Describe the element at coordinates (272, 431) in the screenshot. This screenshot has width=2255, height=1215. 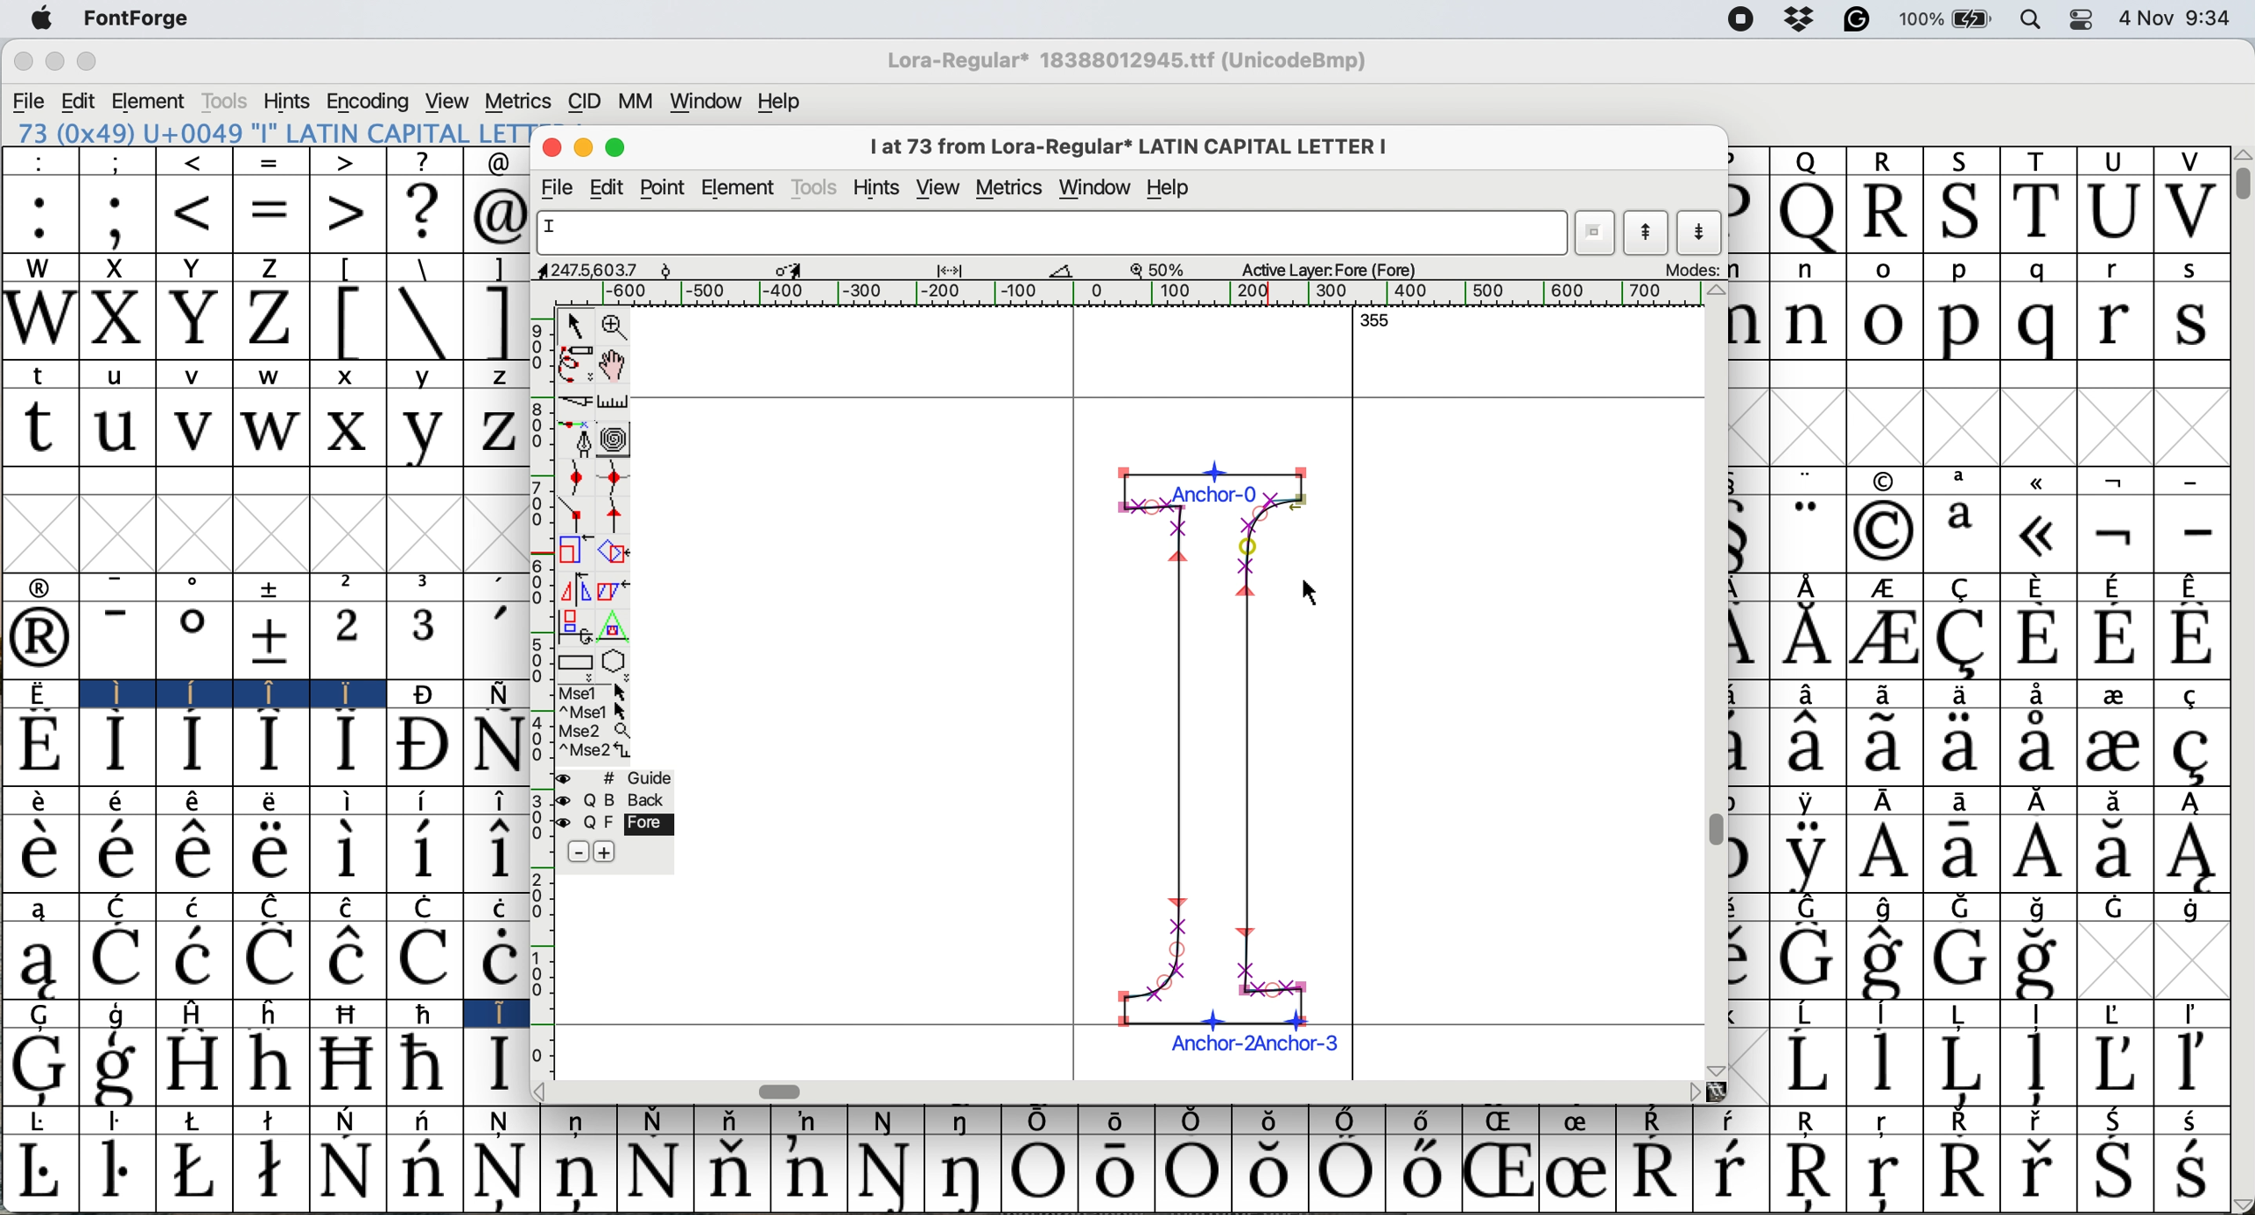
I see `w` at that location.